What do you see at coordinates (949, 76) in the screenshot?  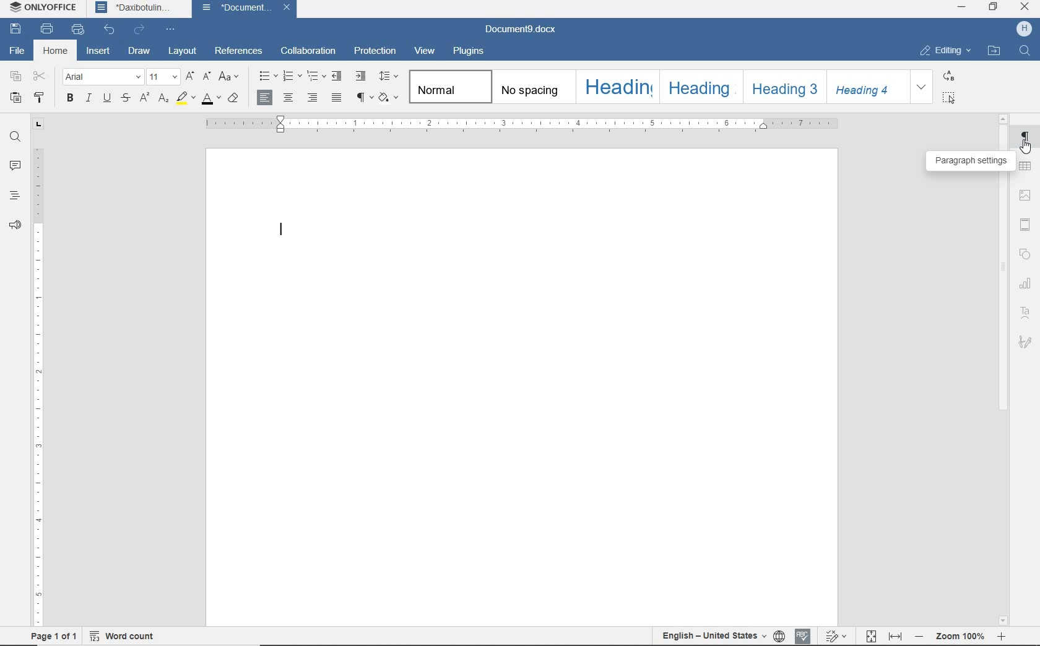 I see `REPLACE` at bounding box center [949, 76].